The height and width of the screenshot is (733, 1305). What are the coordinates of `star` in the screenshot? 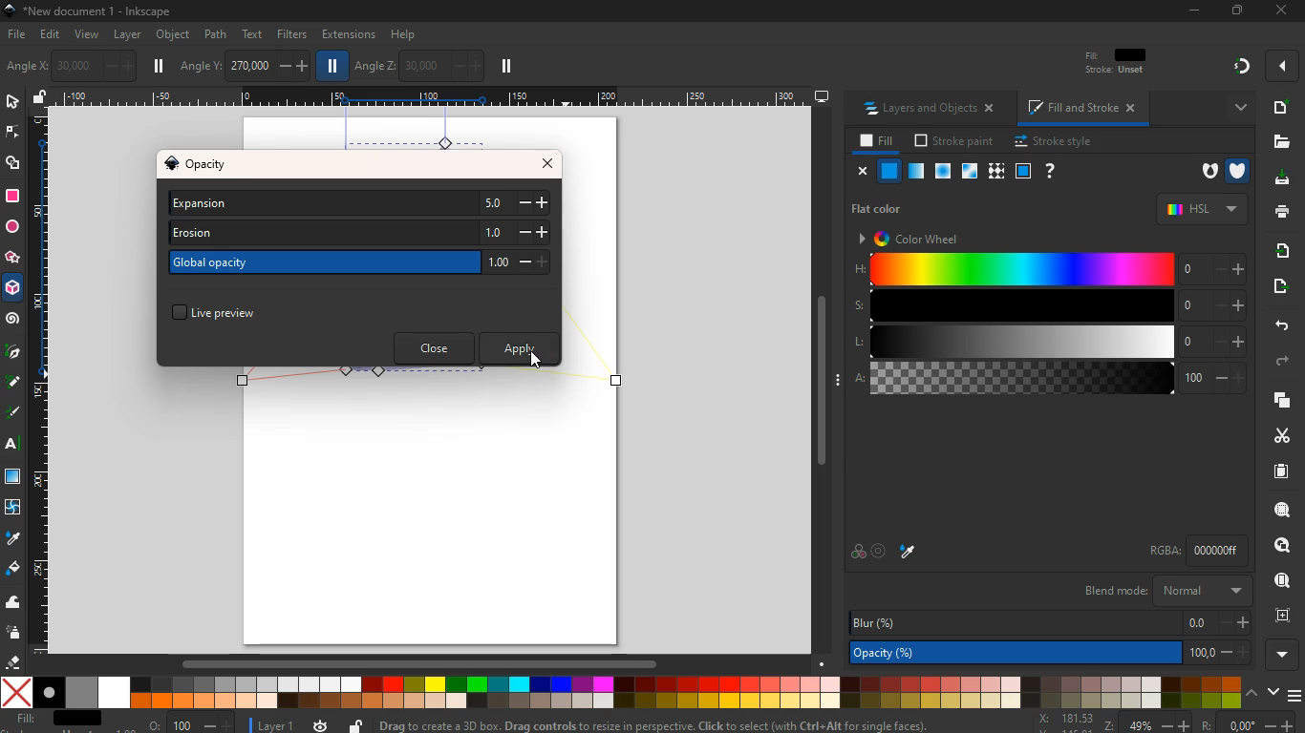 It's located at (13, 259).